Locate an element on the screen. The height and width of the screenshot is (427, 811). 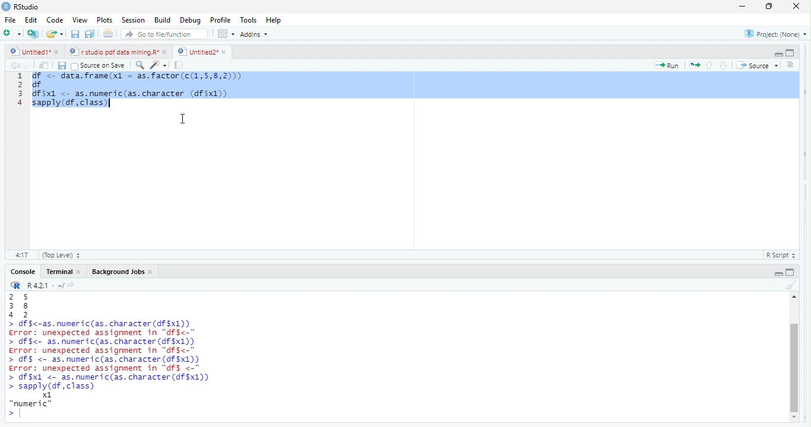
Terminal is located at coordinates (59, 272).